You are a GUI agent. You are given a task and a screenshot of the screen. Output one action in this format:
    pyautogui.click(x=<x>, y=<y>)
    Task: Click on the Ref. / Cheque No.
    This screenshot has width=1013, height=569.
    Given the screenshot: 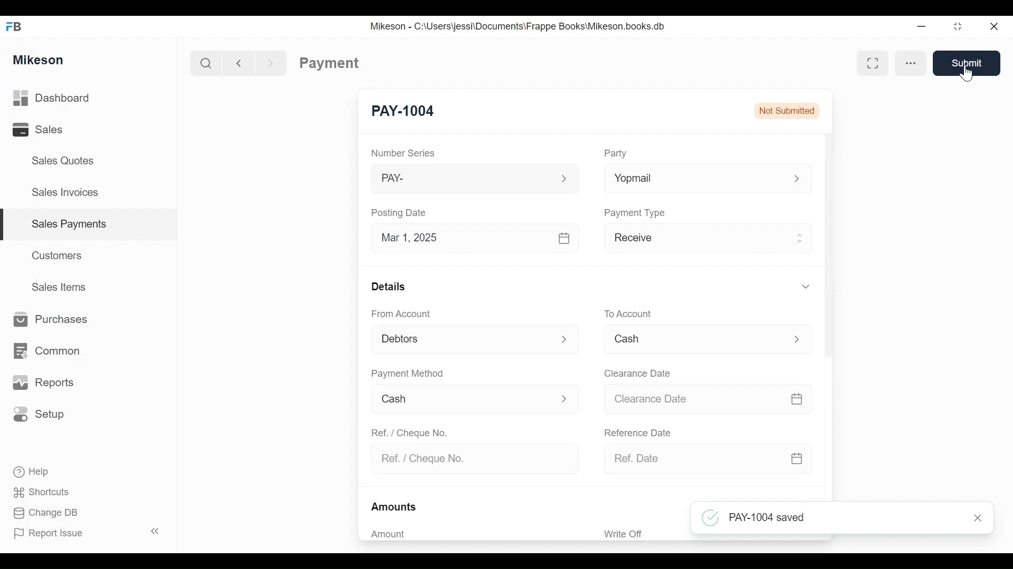 What is the action you would take?
    pyautogui.click(x=414, y=432)
    